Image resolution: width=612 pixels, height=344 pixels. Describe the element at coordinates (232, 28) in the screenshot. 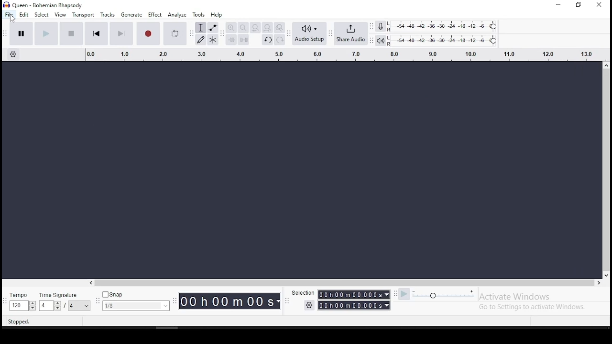

I see `zoom in` at that location.